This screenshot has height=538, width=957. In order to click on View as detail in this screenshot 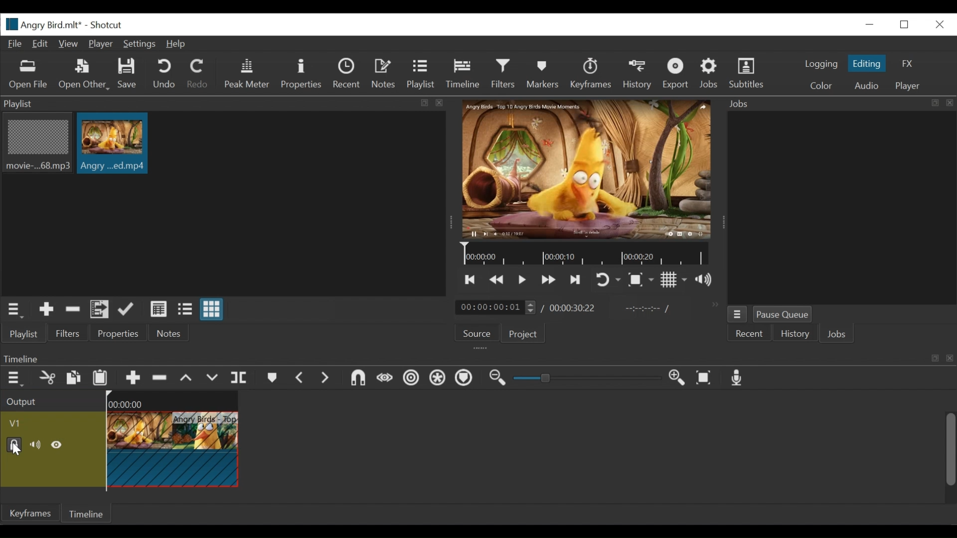, I will do `click(158, 309)`.